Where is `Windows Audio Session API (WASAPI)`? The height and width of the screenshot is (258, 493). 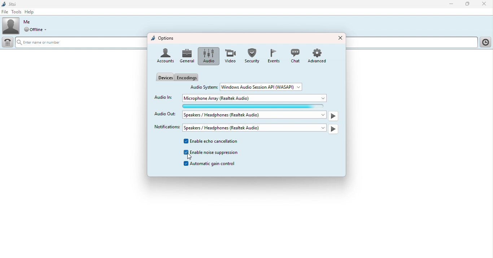
Windows Audio Session API (WASAPI) is located at coordinates (262, 87).